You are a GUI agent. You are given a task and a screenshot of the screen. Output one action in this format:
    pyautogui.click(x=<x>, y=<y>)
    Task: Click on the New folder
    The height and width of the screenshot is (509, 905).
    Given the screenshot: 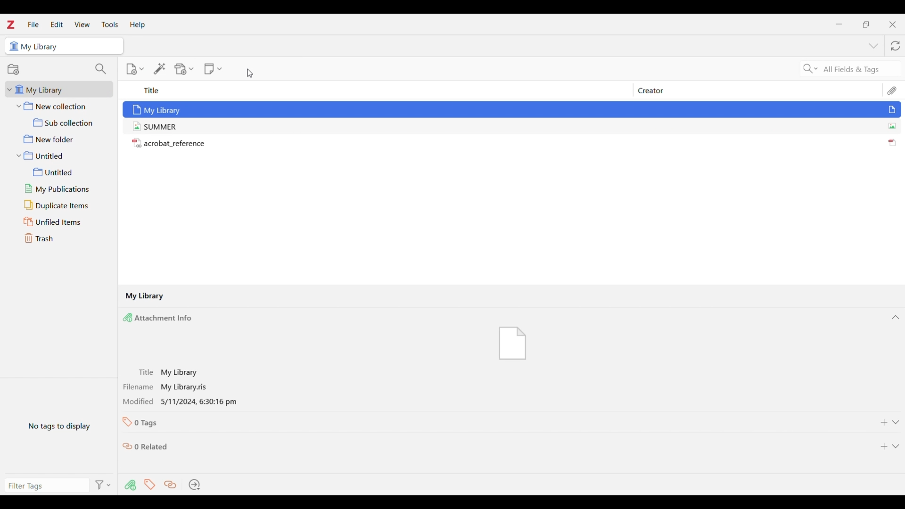 What is the action you would take?
    pyautogui.click(x=58, y=138)
    